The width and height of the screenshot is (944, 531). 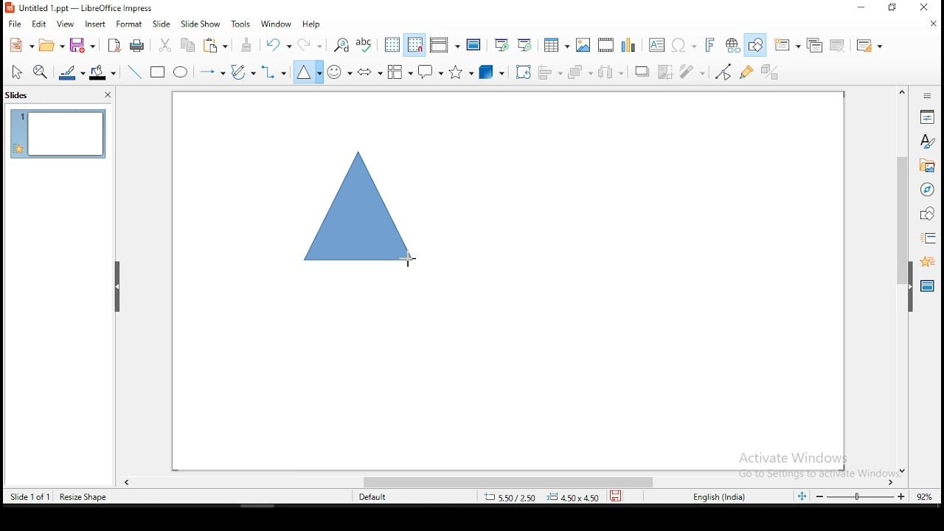 What do you see at coordinates (415, 44) in the screenshot?
I see `snap to grids` at bounding box center [415, 44].